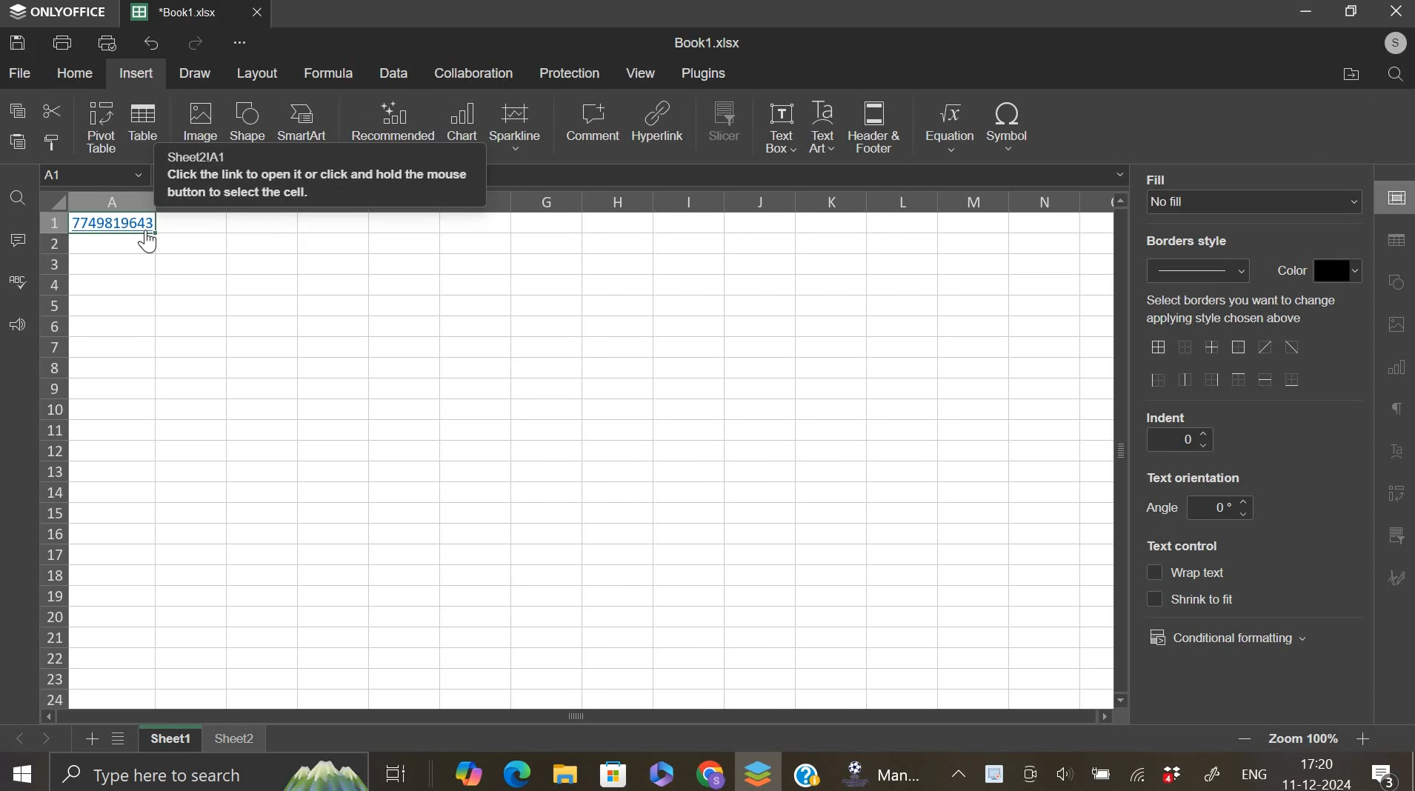 This screenshot has height=791, width=1415. Describe the element at coordinates (90, 737) in the screenshot. I see `add new sheet` at that location.